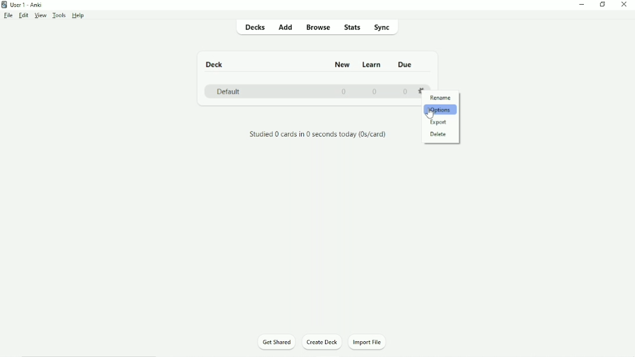 This screenshot has height=357, width=635. Describe the element at coordinates (228, 91) in the screenshot. I see `Default` at that location.